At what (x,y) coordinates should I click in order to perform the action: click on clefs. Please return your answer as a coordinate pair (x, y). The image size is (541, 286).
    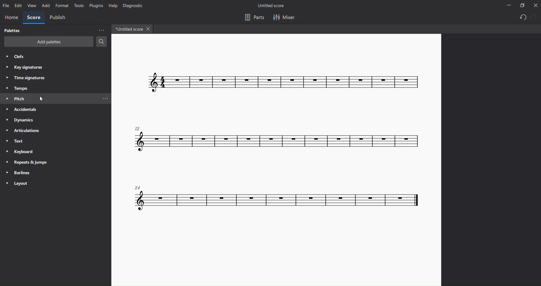
    Looking at the image, I should click on (17, 57).